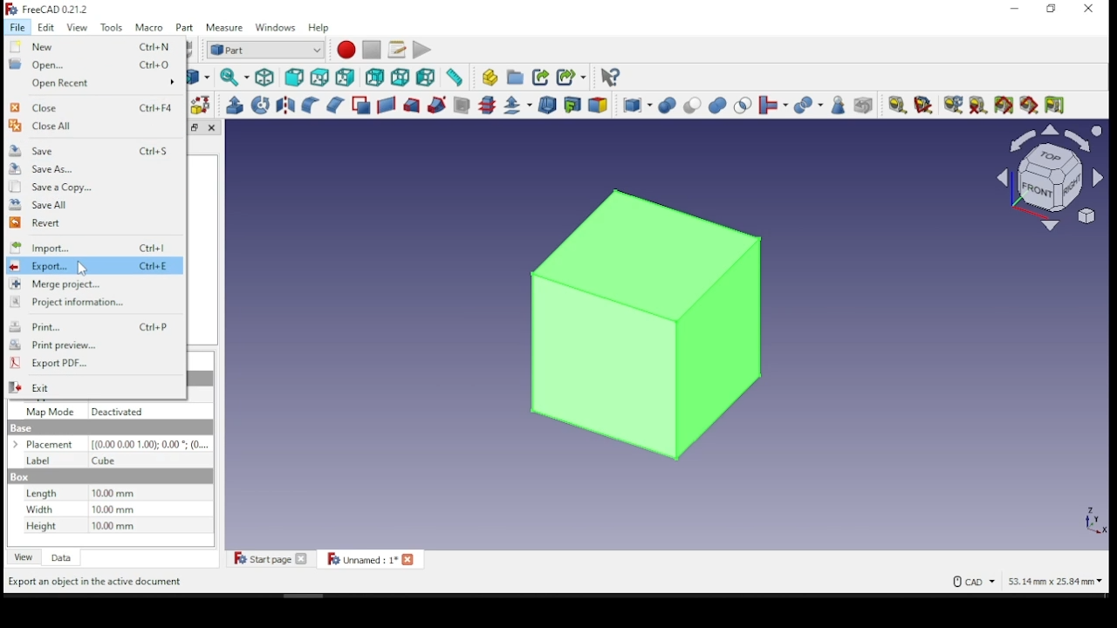  What do you see at coordinates (1004, 106) in the screenshot?
I see `toggle all` at bounding box center [1004, 106].